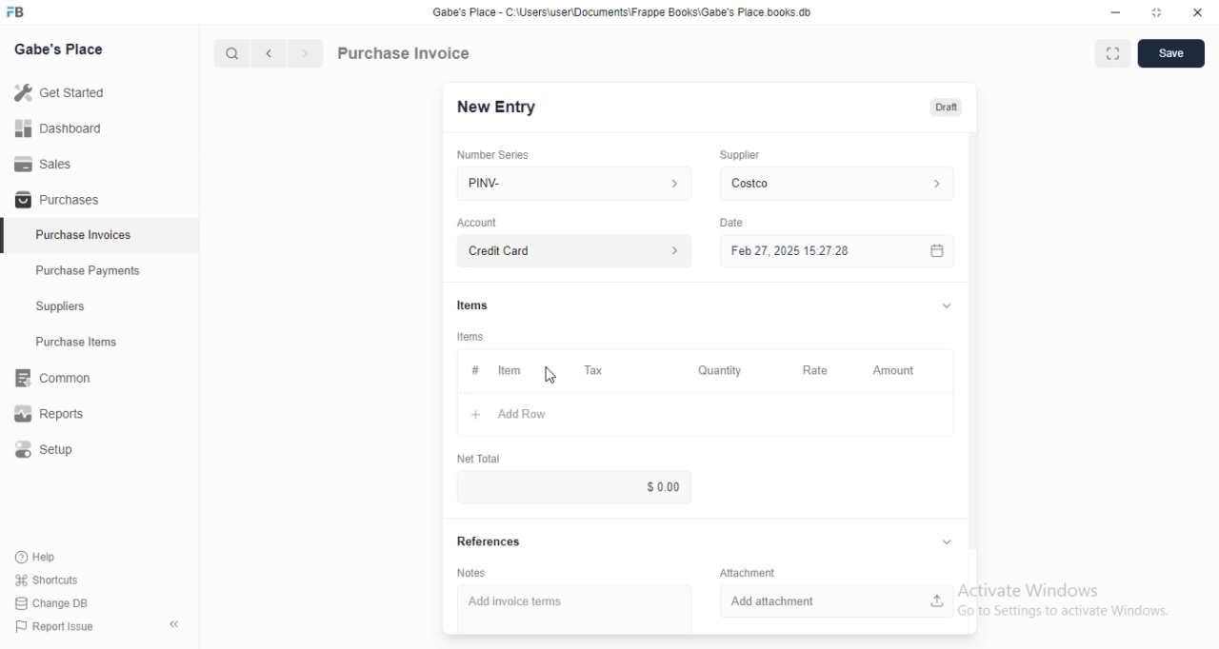  What do you see at coordinates (14, 11) in the screenshot?
I see `Frappe Books logo` at bounding box center [14, 11].